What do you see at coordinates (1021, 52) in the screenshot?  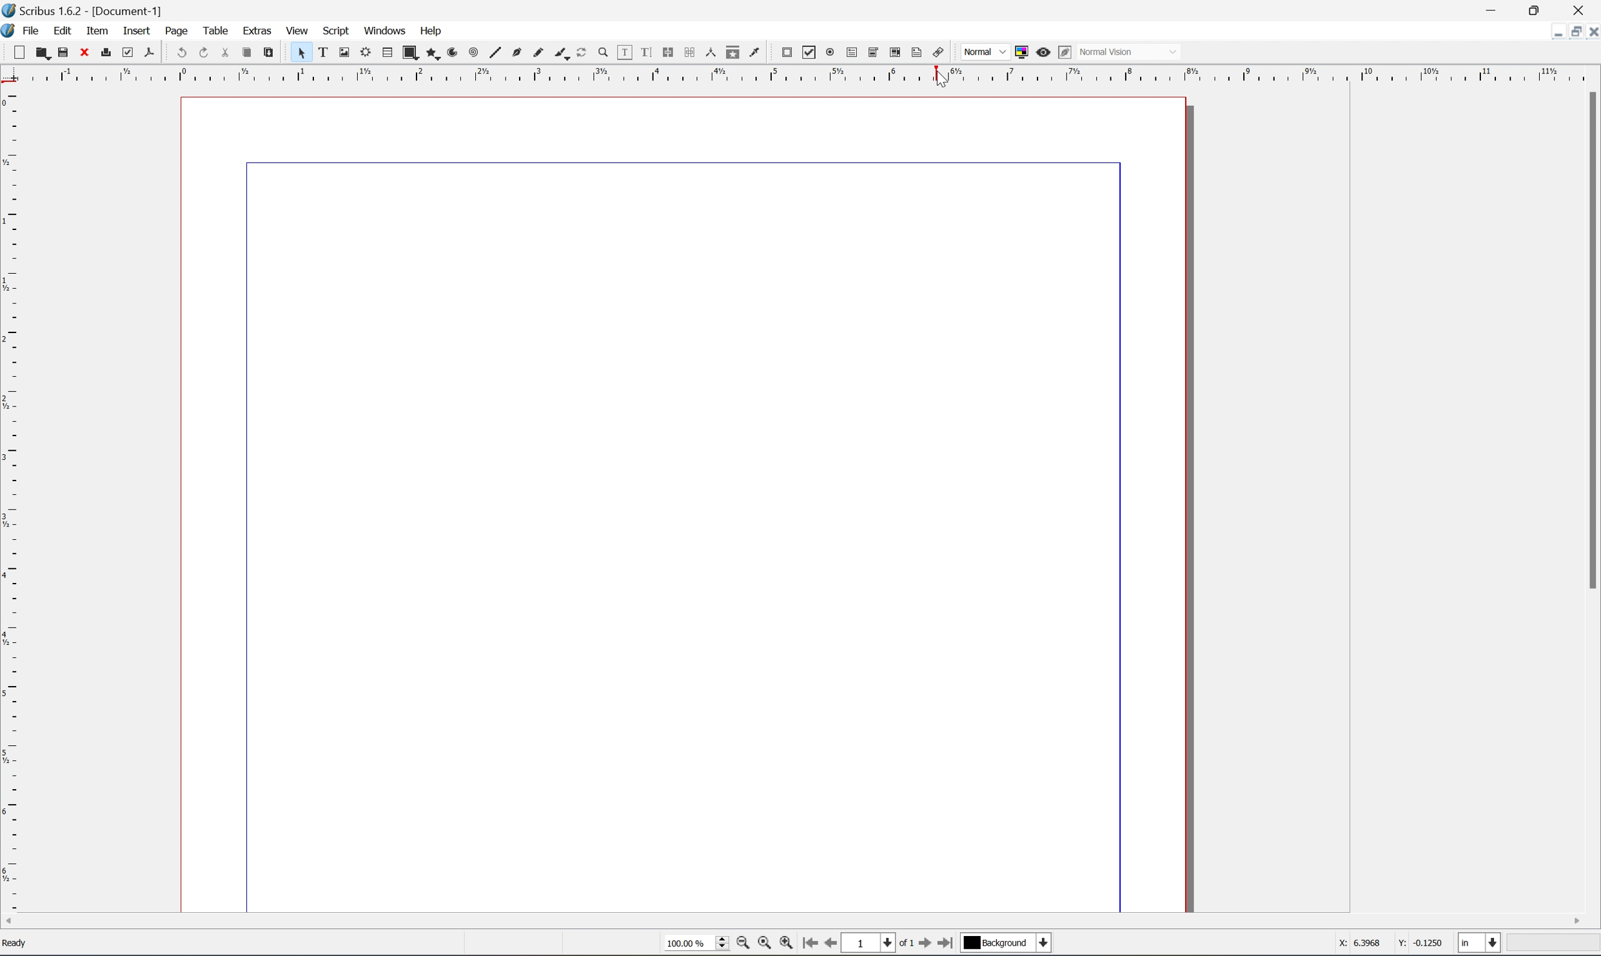 I see `toggle color management system` at bounding box center [1021, 52].